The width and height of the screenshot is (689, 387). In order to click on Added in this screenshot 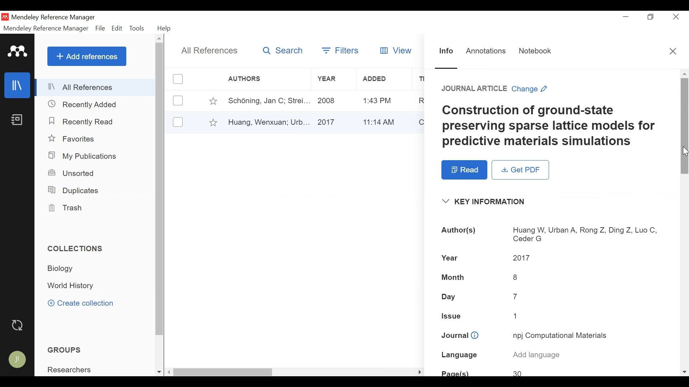, I will do `click(382, 121)`.